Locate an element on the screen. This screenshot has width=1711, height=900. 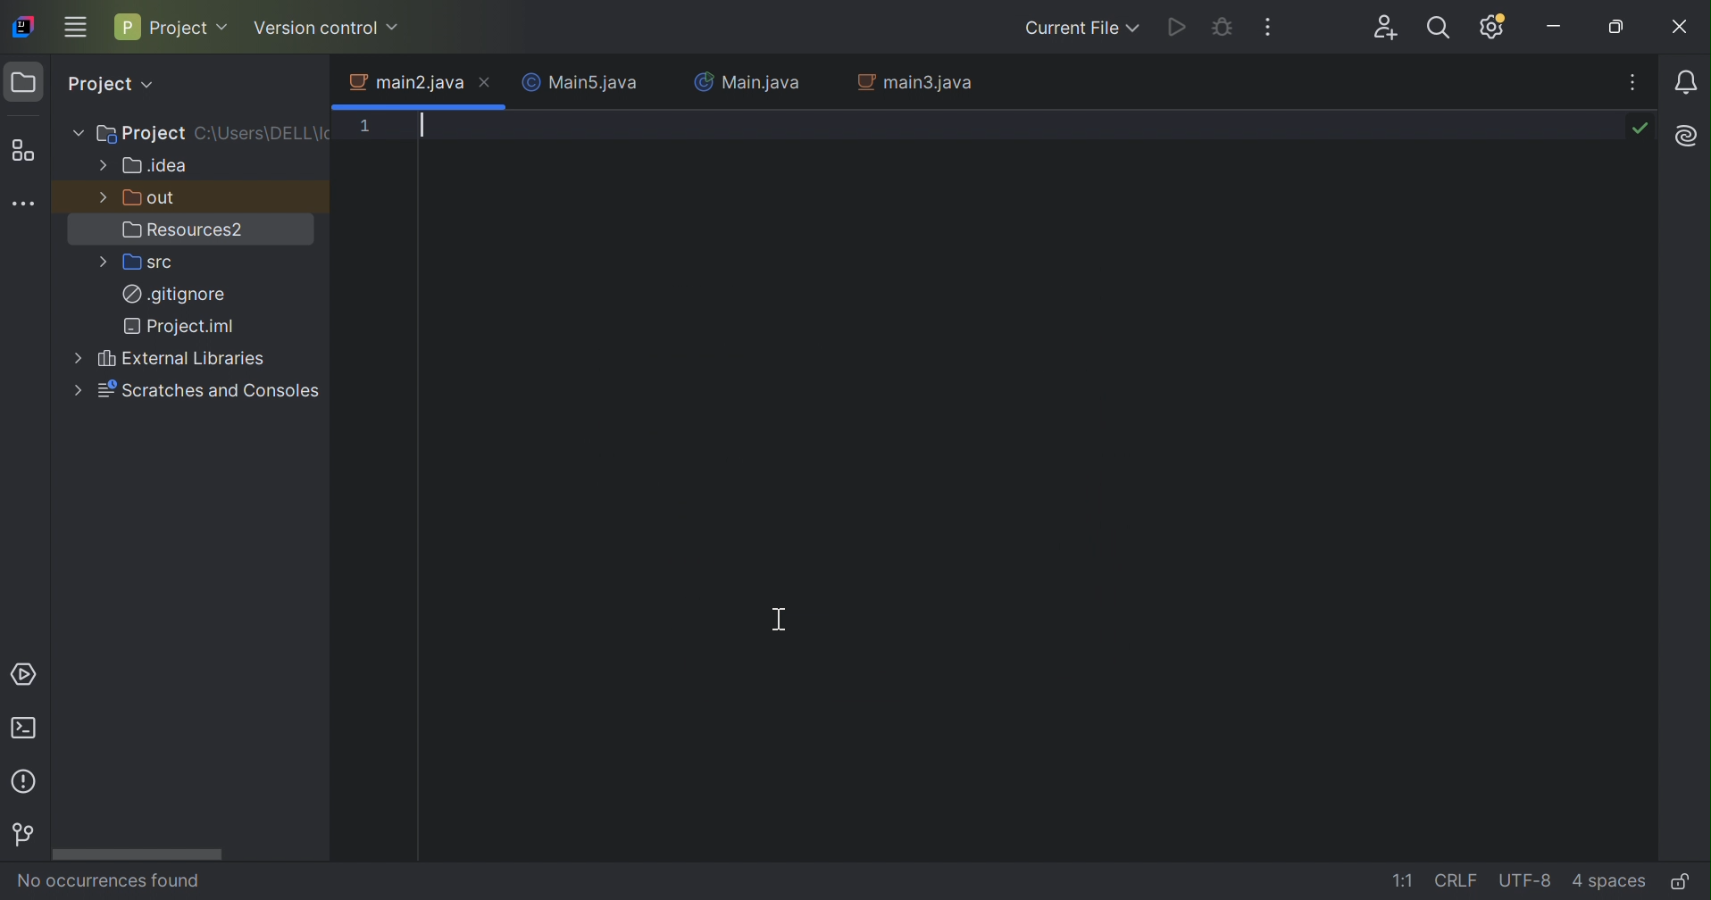
Resources2 is located at coordinates (188, 230).